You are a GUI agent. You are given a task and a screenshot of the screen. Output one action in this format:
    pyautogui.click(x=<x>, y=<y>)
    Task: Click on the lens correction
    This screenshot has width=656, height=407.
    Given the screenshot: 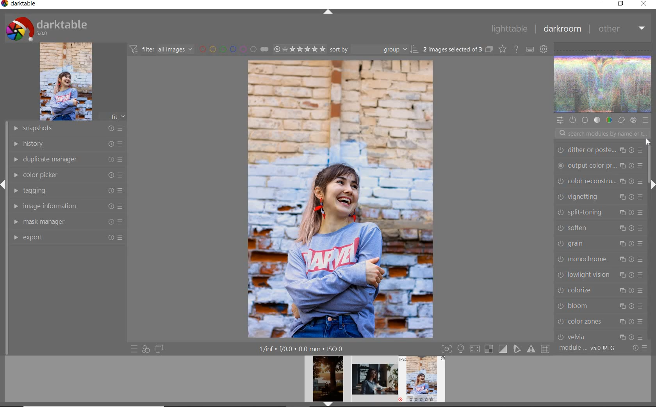 What is the action you would take?
    pyautogui.click(x=599, y=334)
    